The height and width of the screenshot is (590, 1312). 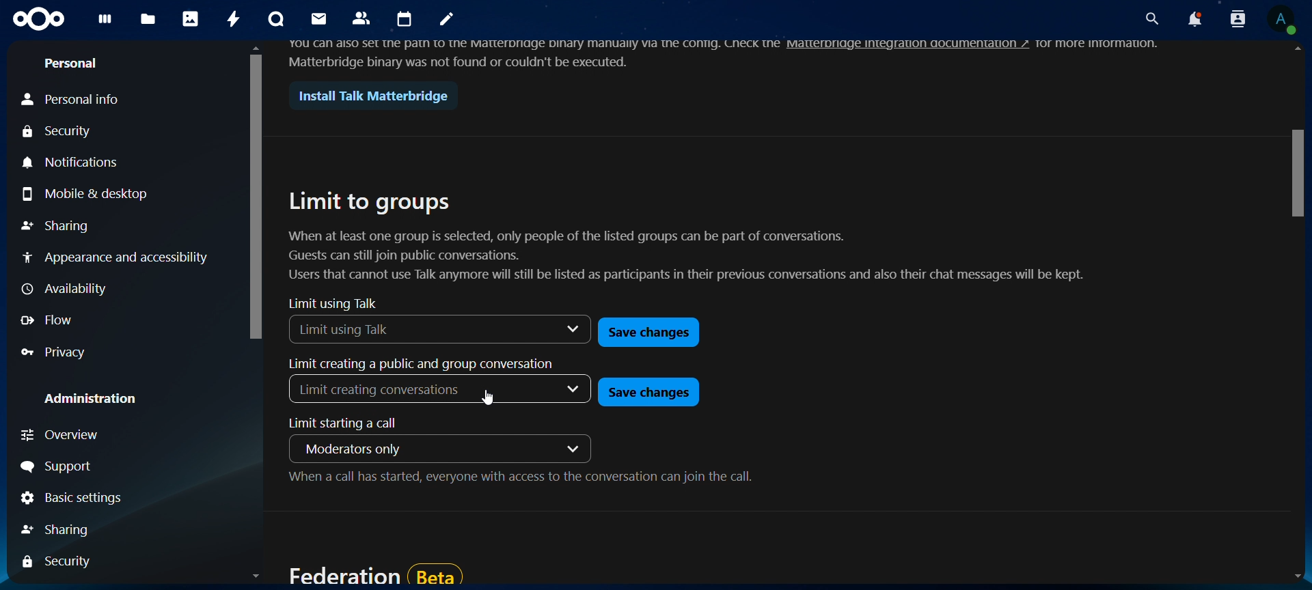 I want to click on Administration, so click(x=81, y=401).